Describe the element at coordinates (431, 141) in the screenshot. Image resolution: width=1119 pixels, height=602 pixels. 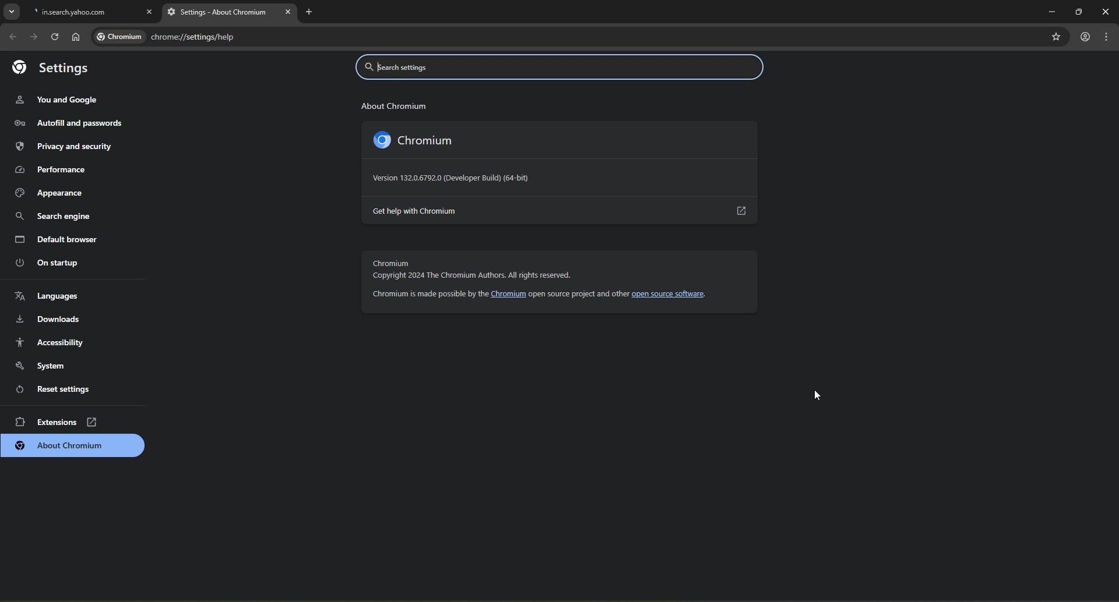
I see `chromium` at that location.